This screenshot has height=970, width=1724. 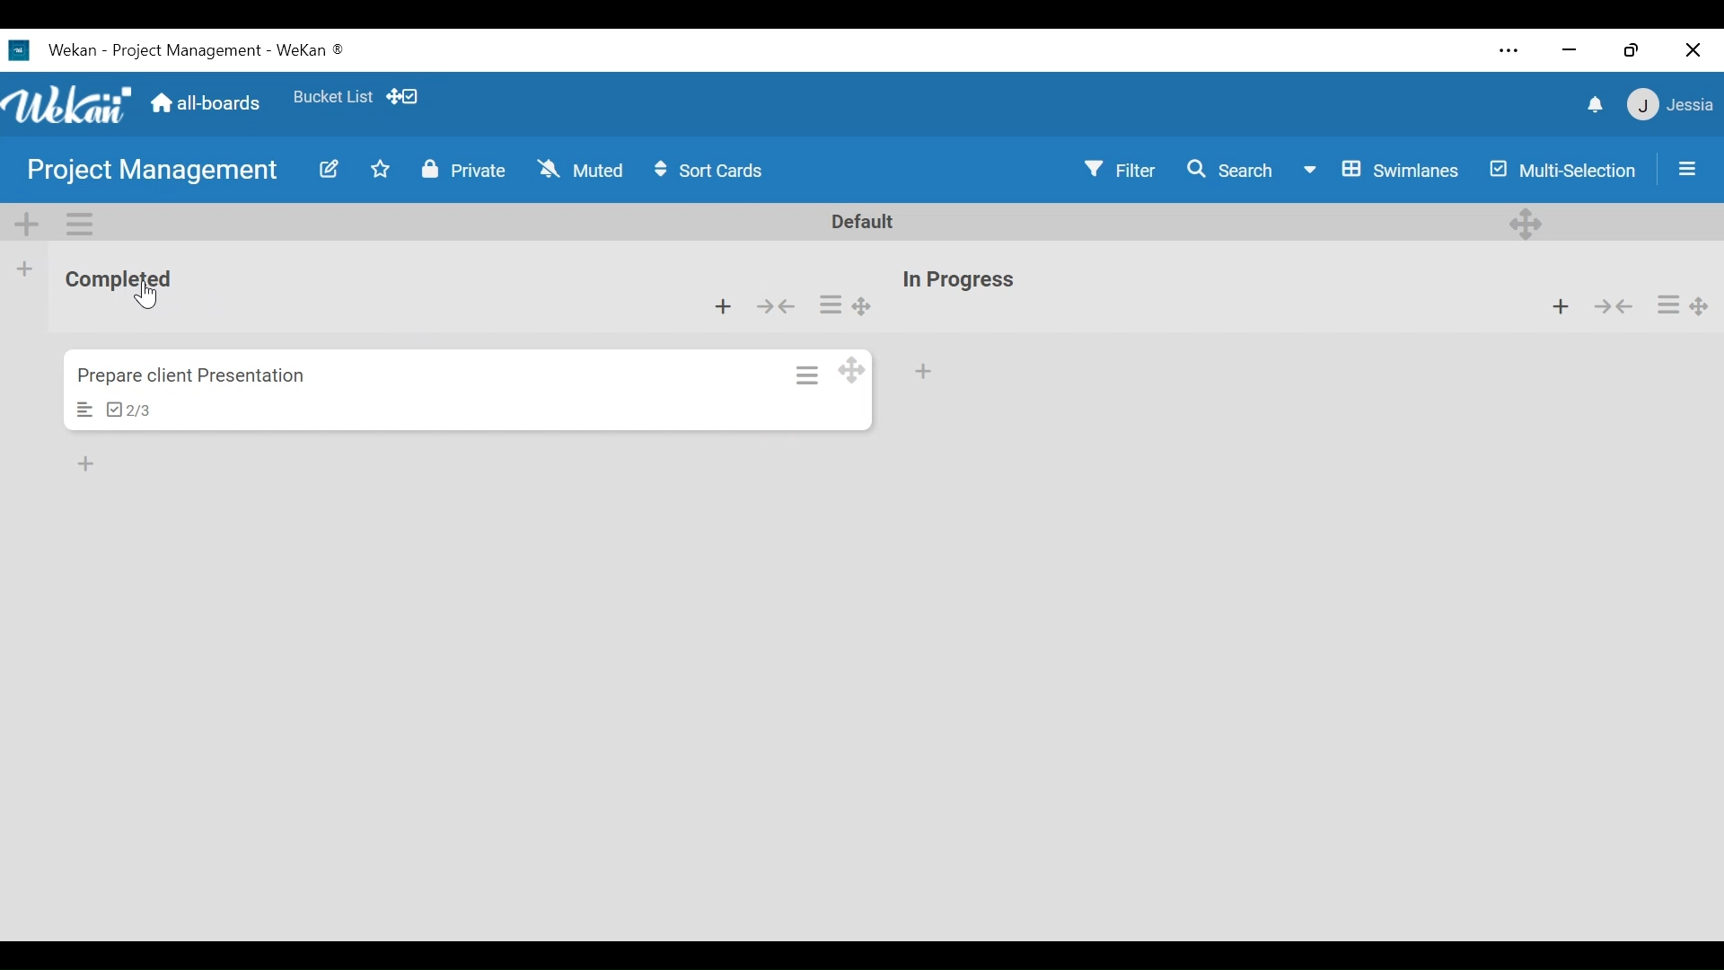 I want to click on Collapse, so click(x=1615, y=308).